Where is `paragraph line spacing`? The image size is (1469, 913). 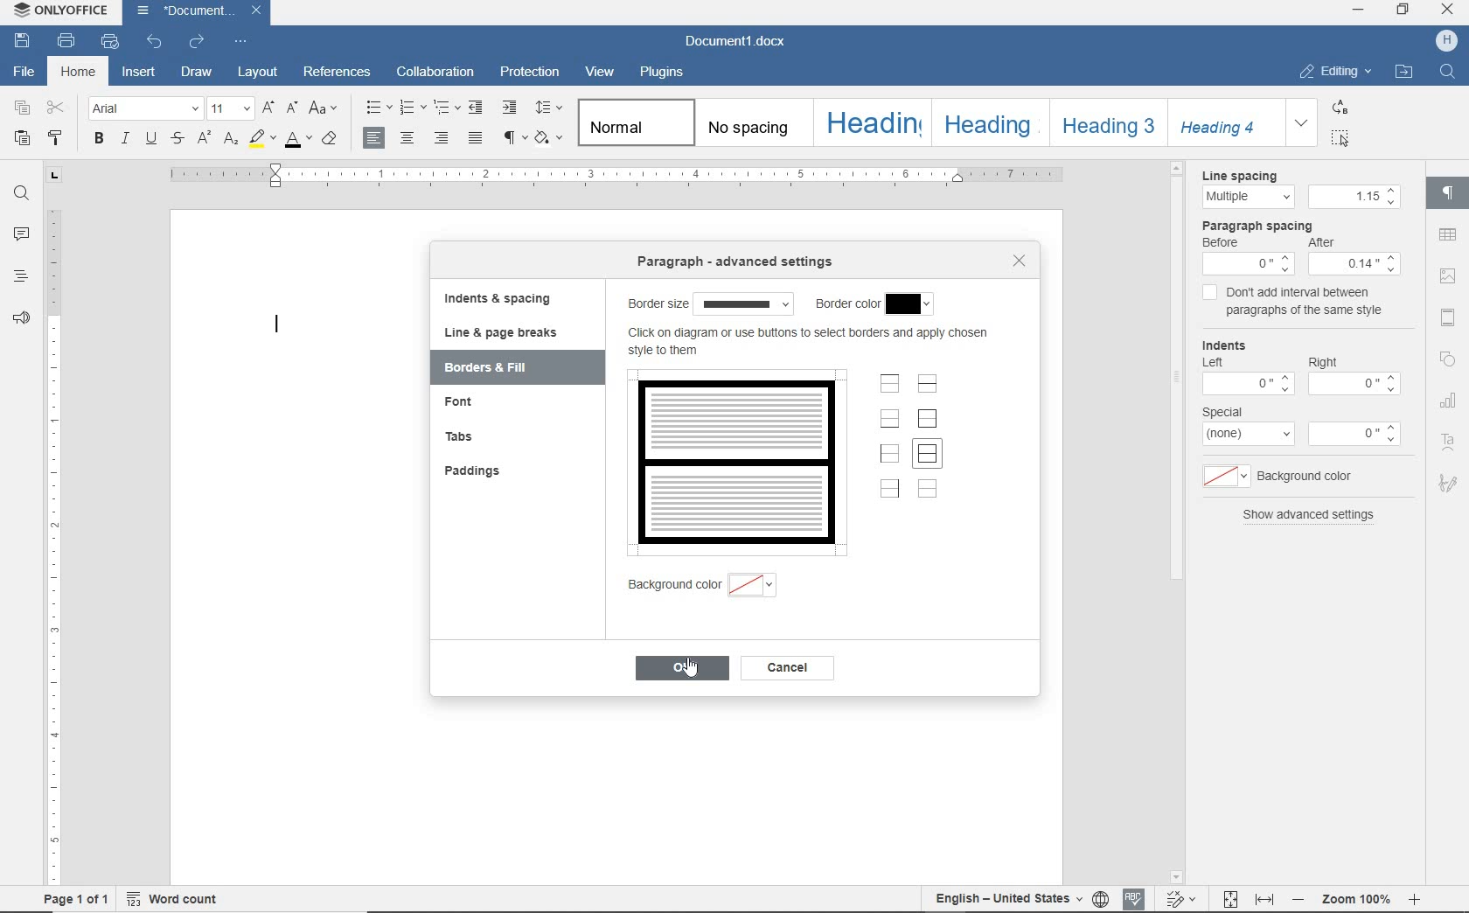 paragraph line spacing is located at coordinates (551, 108).